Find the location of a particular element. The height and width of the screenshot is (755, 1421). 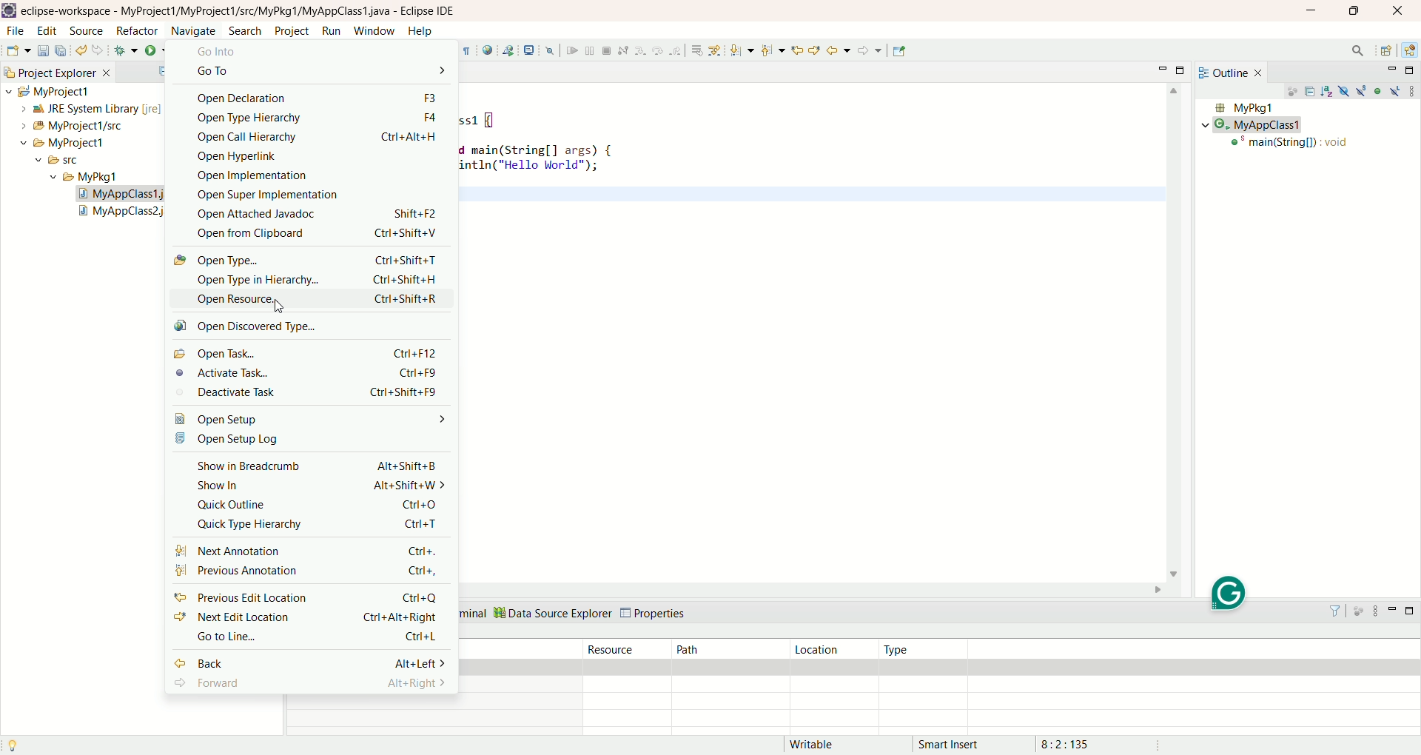

smart insert is located at coordinates (959, 744).